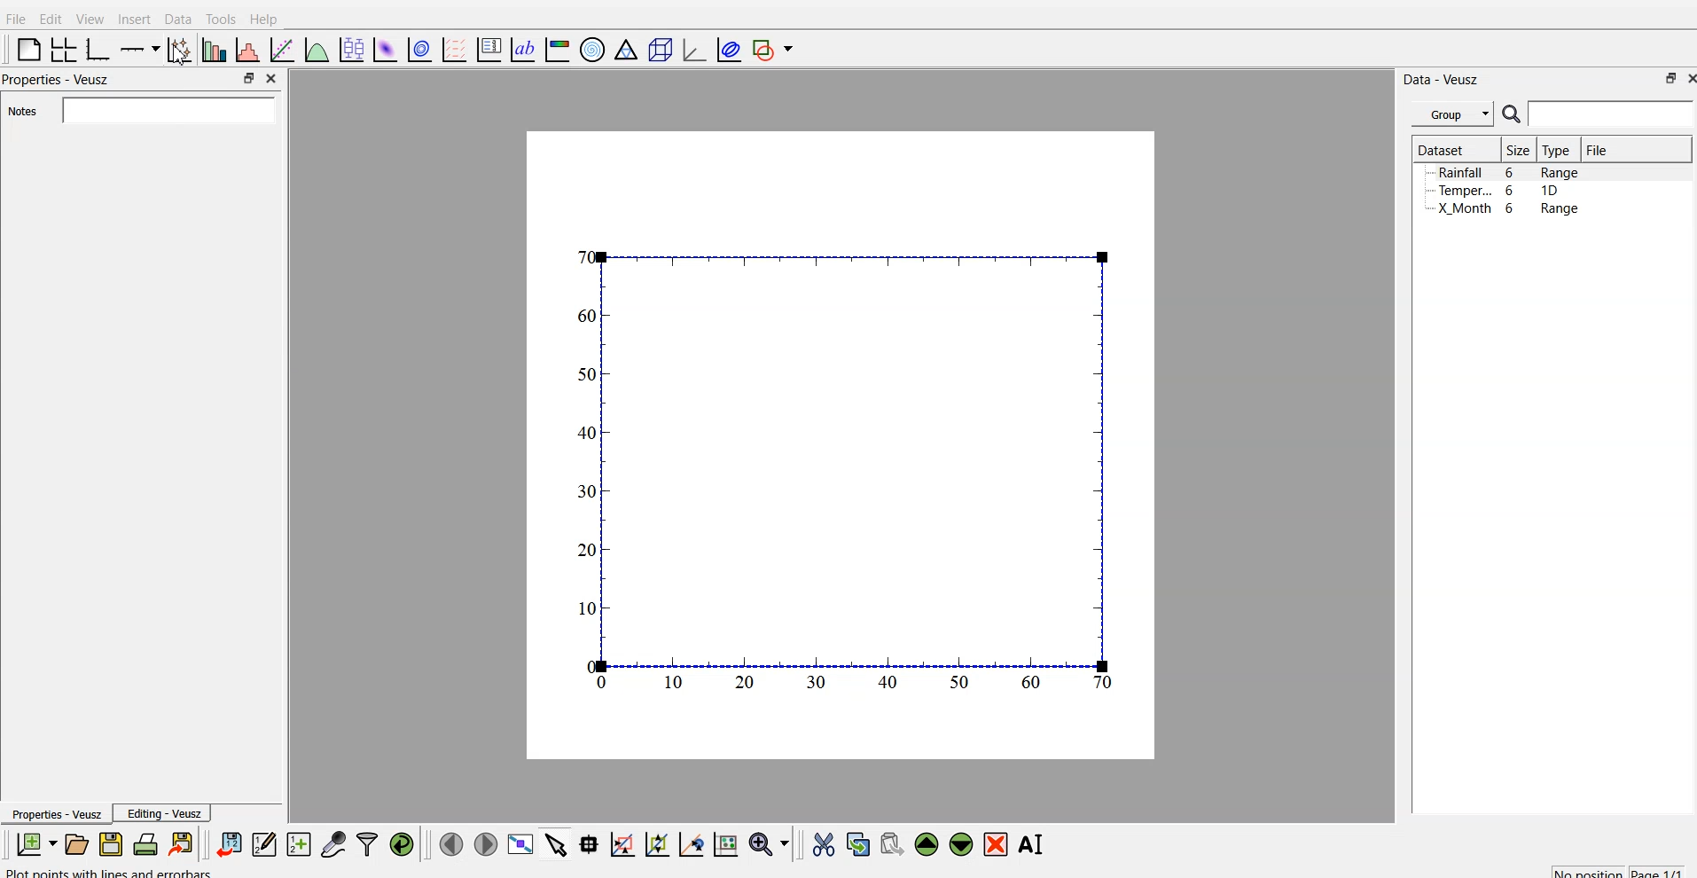 Image resolution: width=1697 pixels, height=878 pixels. Describe the element at coordinates (1516, 151) in the screenshot. I see `| Size` at that location.